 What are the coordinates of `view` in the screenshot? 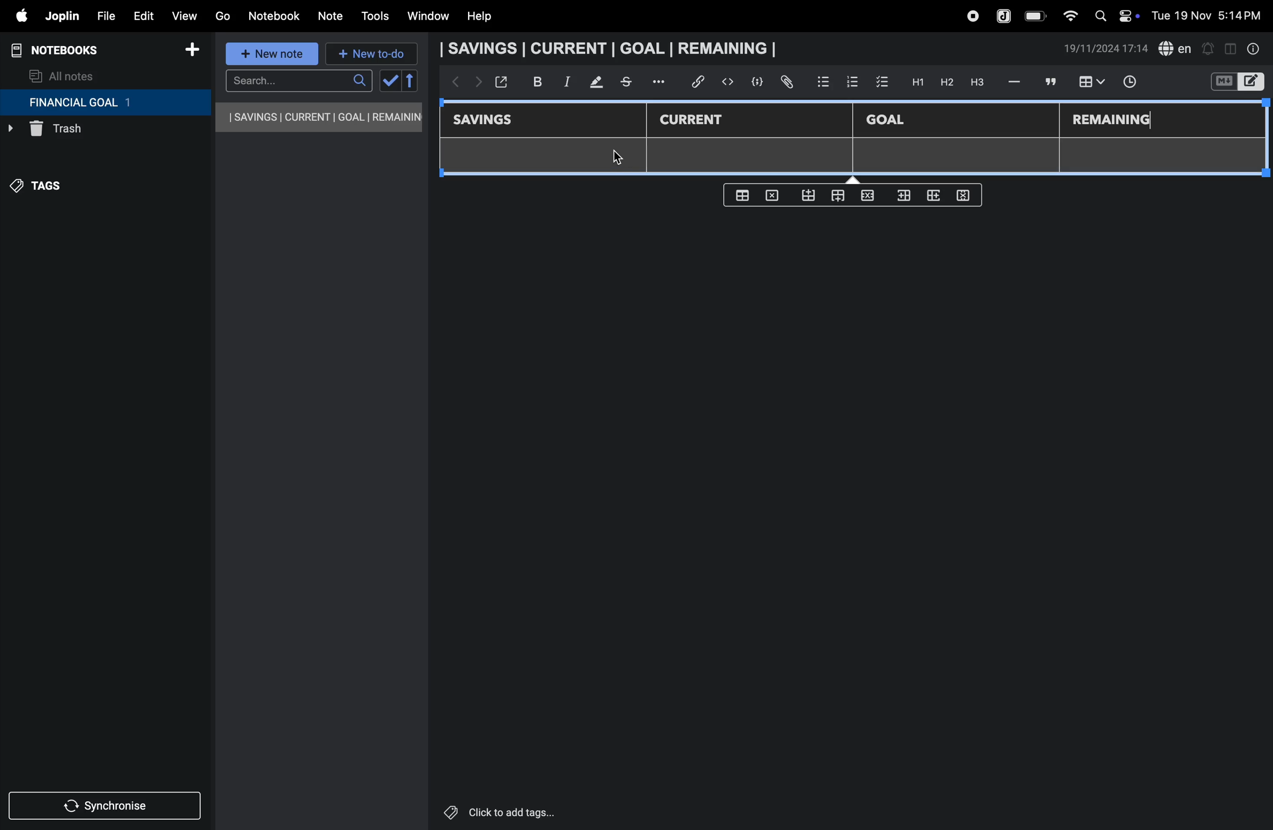 It's located at (183, 13).